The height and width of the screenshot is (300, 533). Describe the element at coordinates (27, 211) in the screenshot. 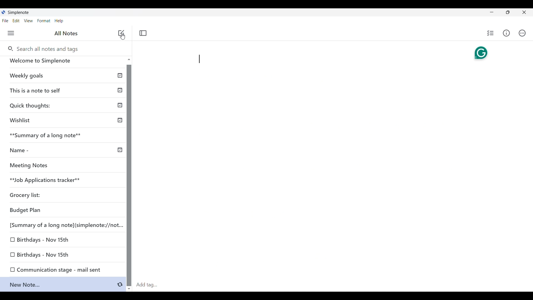

I see `Unpublished note` at that location.